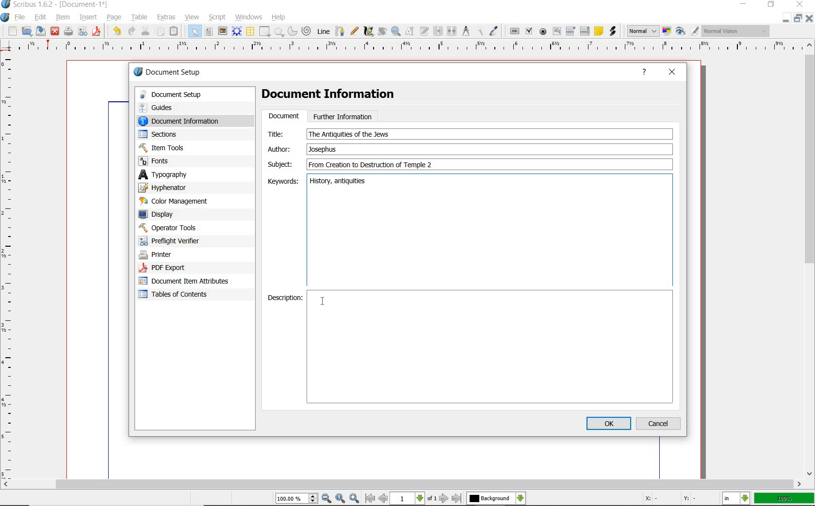  I want to click on edit text with story editor, so click(424, 32).